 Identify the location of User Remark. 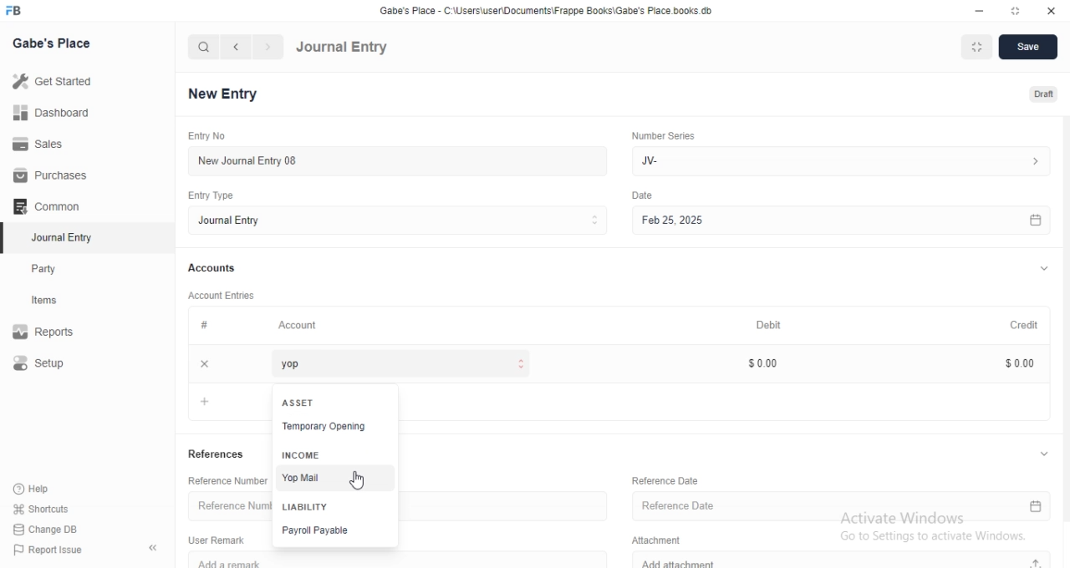
(217, 540).